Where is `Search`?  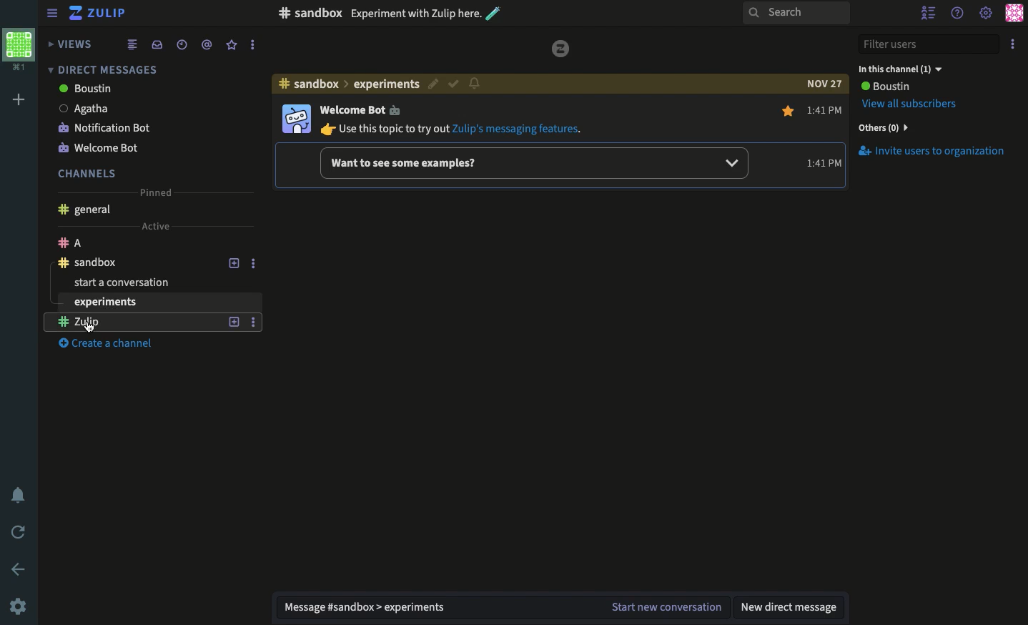 Search is located at coordinates (795, 14).